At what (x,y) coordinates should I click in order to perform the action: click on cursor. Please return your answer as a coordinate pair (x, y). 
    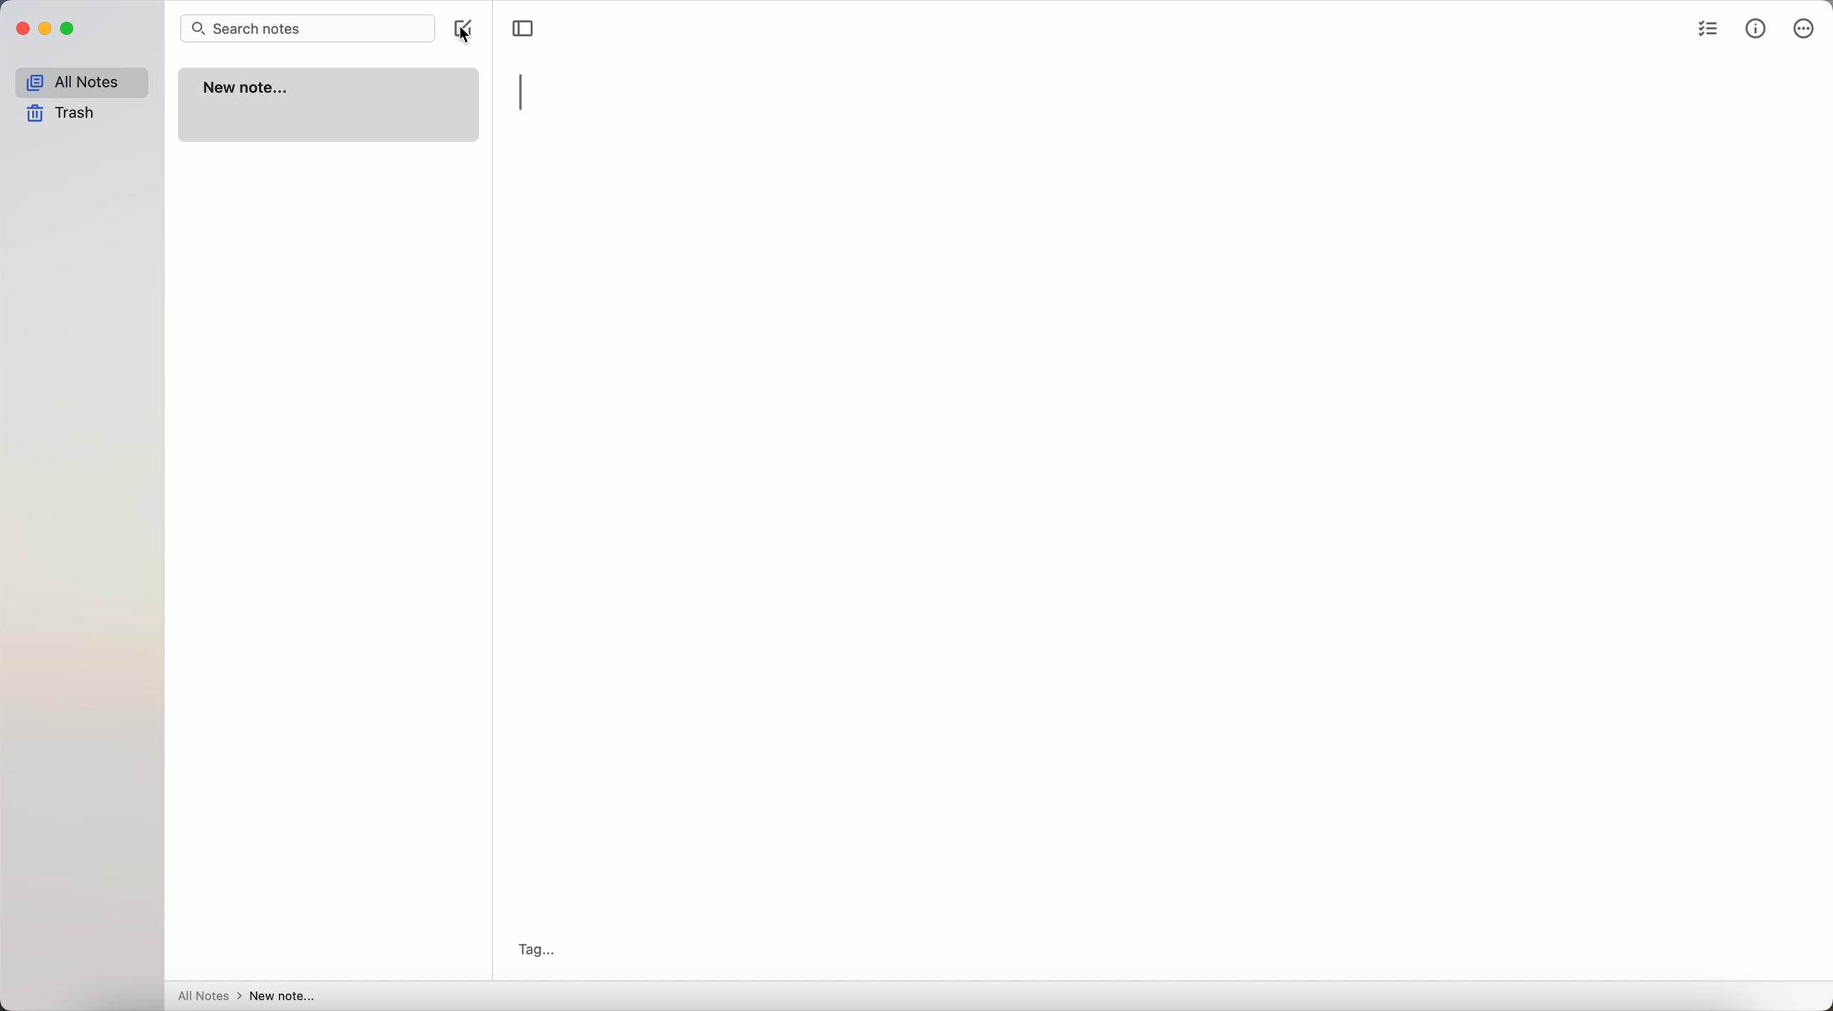
    Looking at the image, I should click on (472, 33).